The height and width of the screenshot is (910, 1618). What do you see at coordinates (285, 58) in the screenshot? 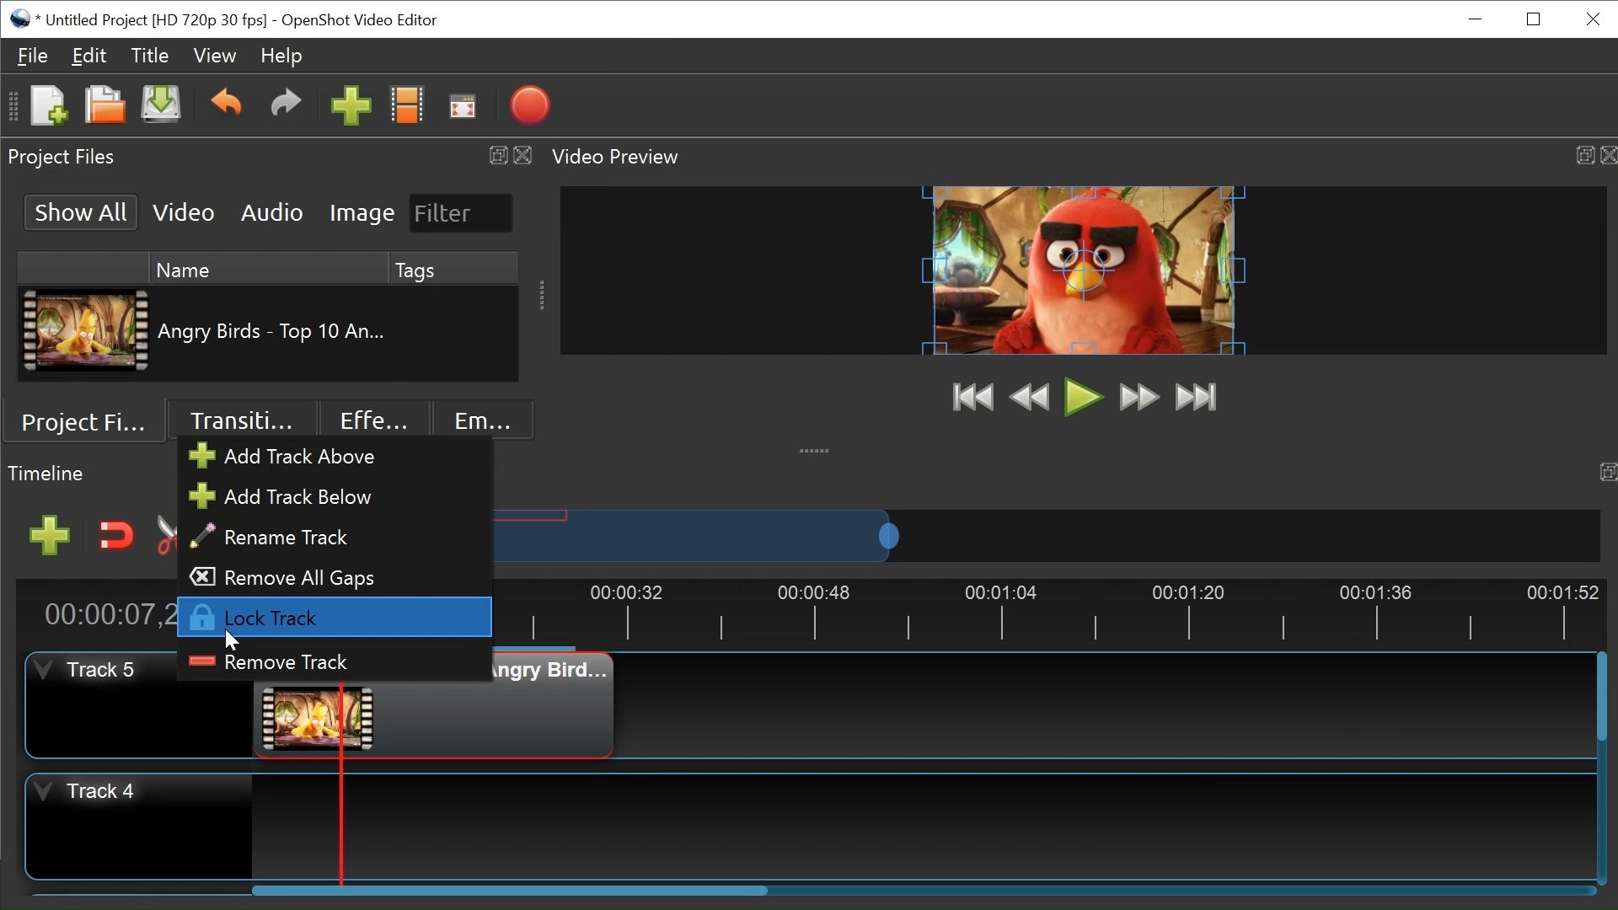
I see `Help` at bounding box center [285, 58].